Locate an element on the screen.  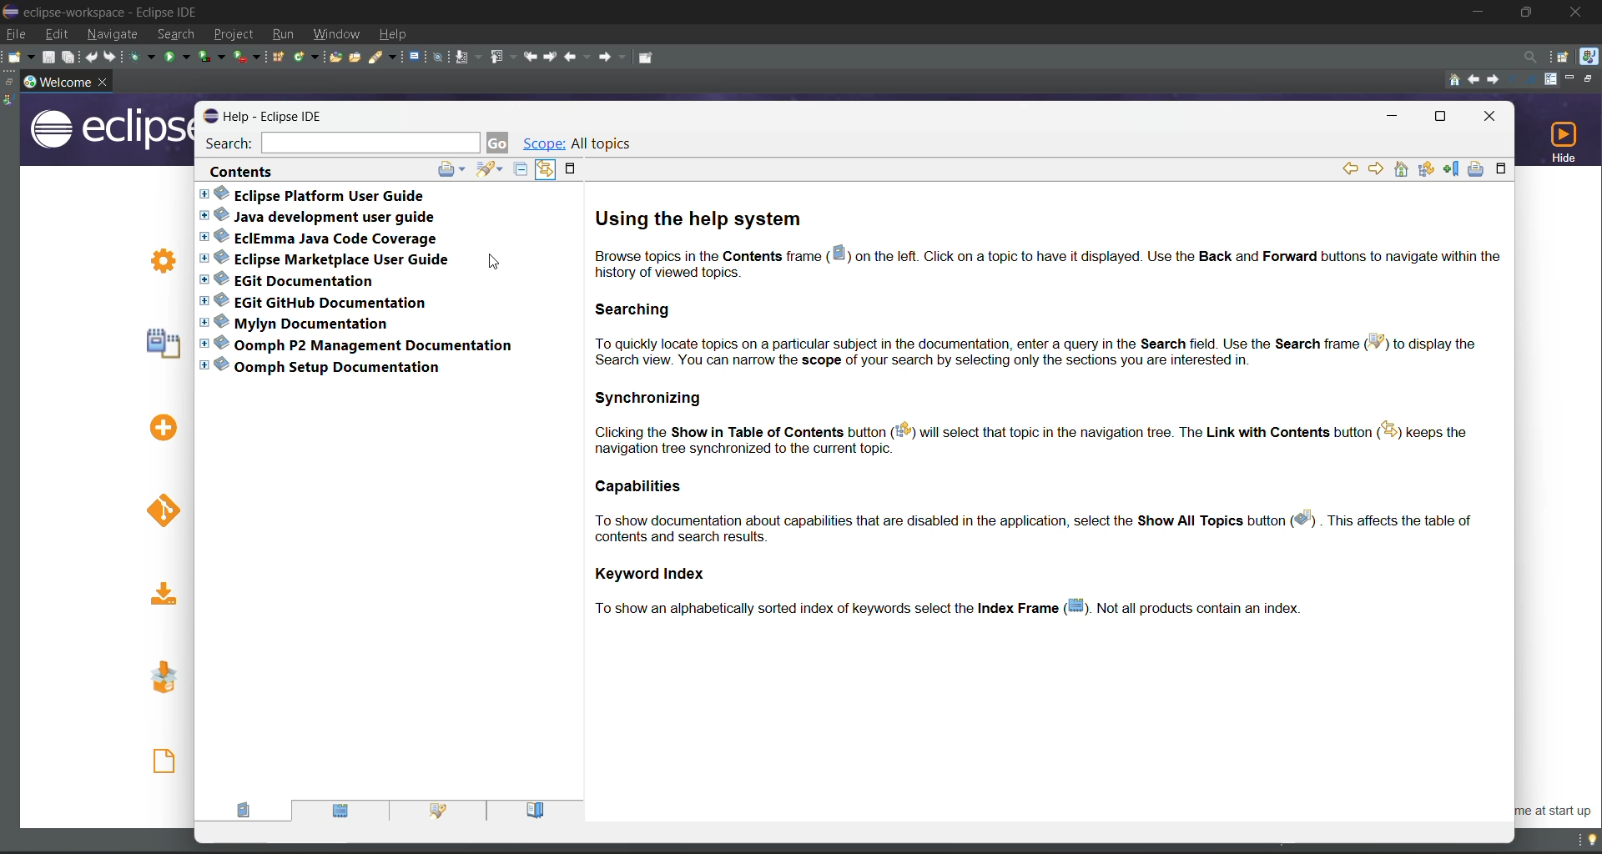
using the help system is located at coordinates (1046, 244).